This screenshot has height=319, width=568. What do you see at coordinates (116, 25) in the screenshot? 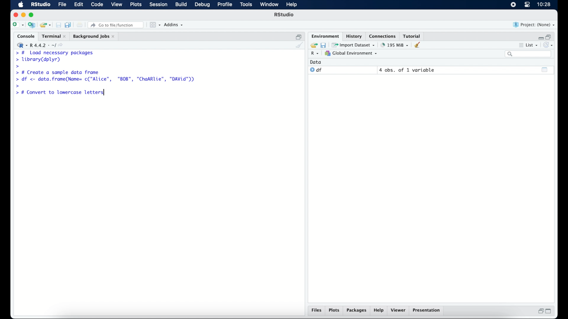
I see `go to file/function` at bounding box center [116, 25].